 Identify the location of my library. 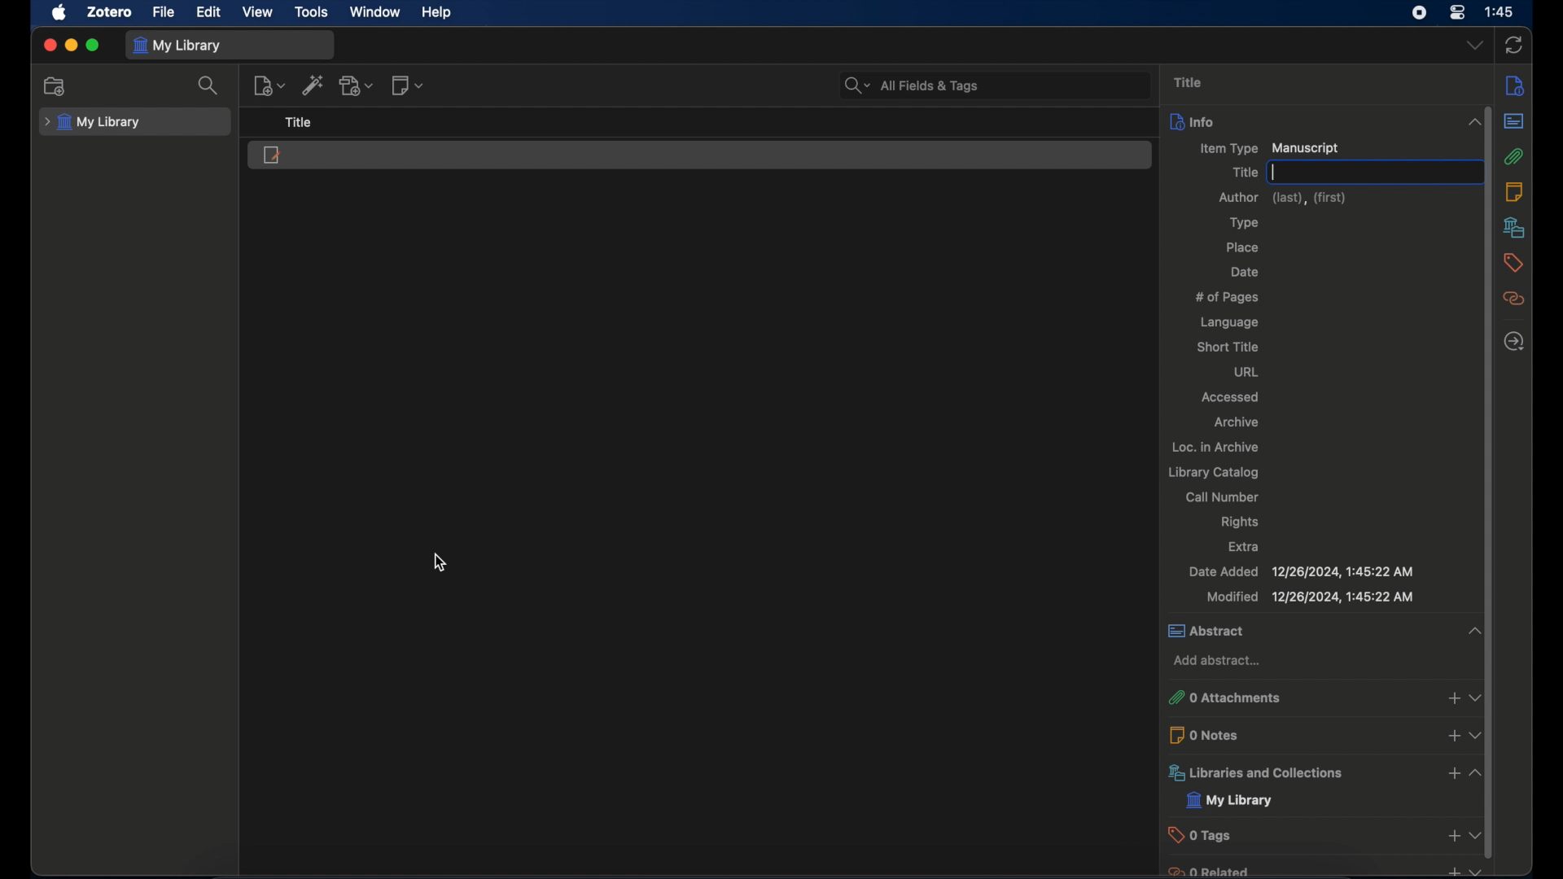
(1229, 801).